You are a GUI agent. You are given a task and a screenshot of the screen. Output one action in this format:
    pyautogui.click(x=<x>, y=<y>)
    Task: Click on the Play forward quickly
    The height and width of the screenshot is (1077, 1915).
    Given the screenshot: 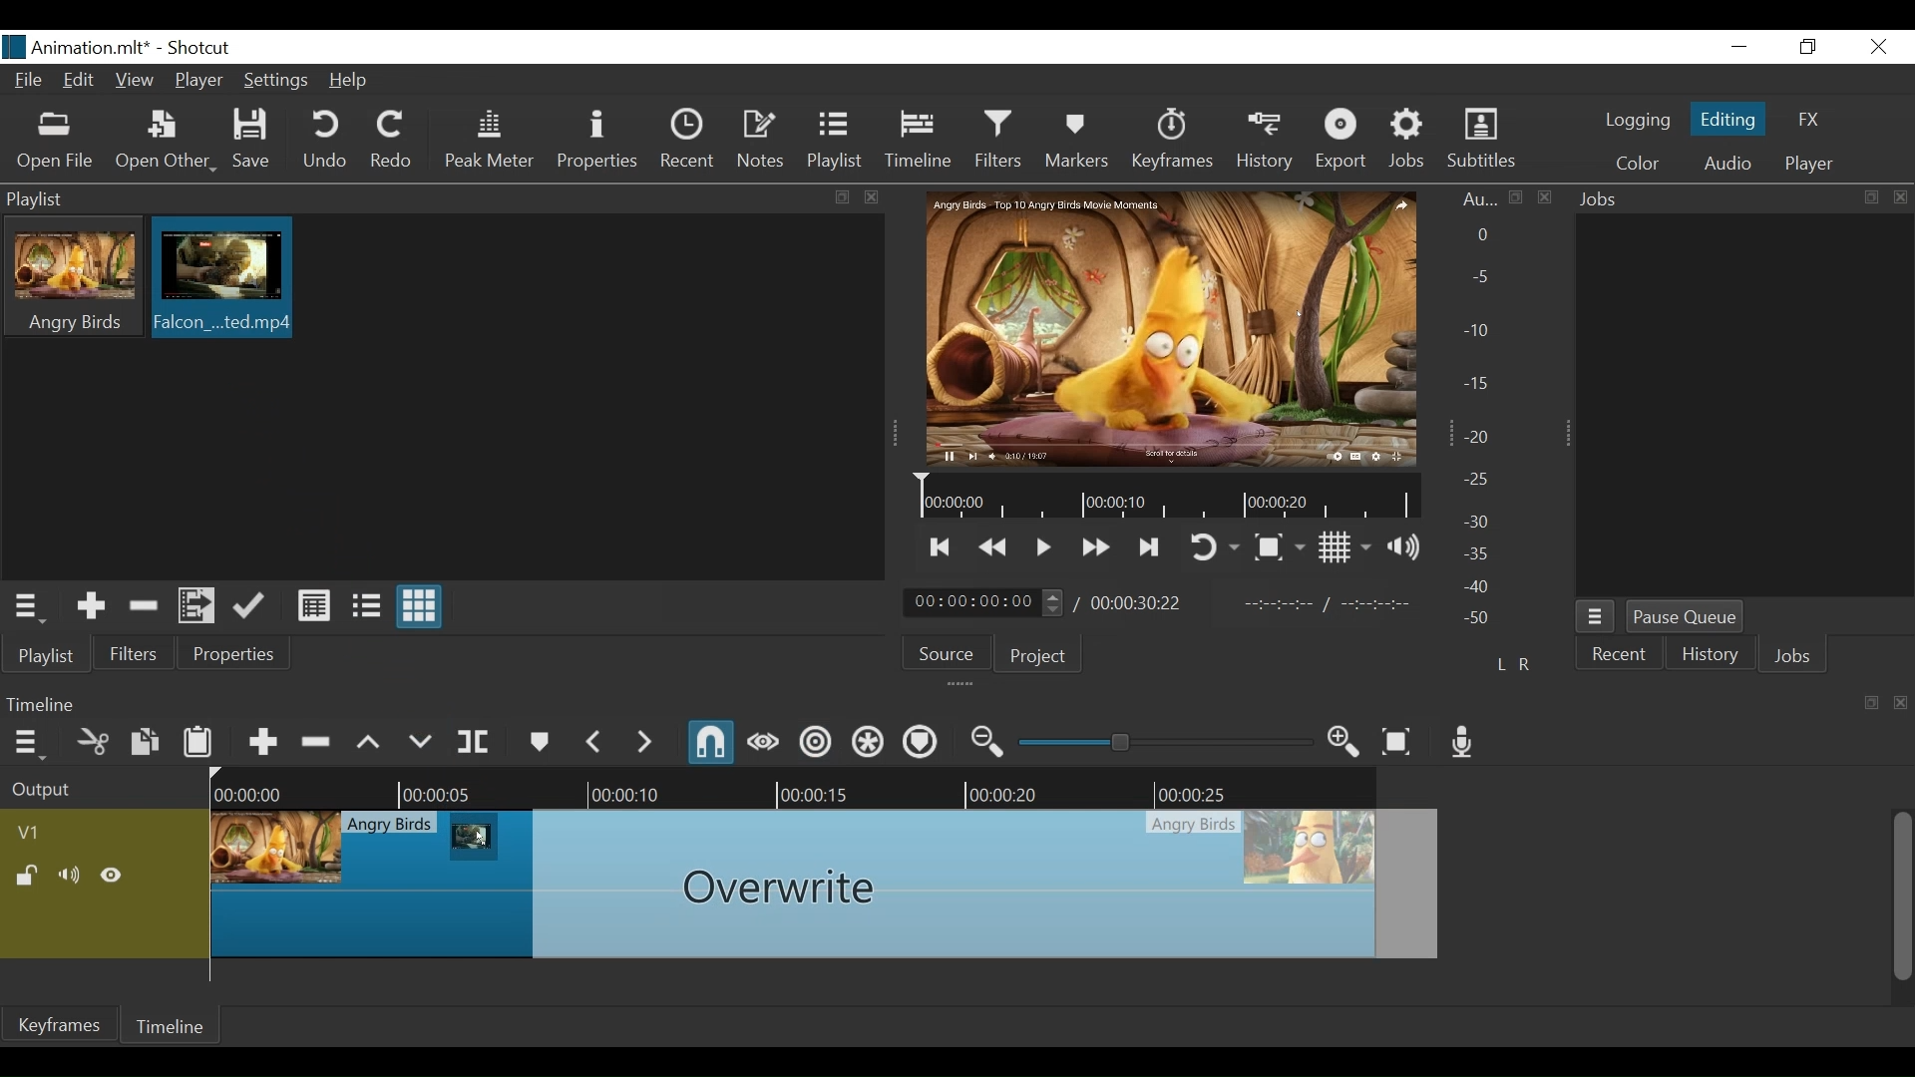 What is the action you would take?
    pyautogui.click(x=1096, y=548)
    